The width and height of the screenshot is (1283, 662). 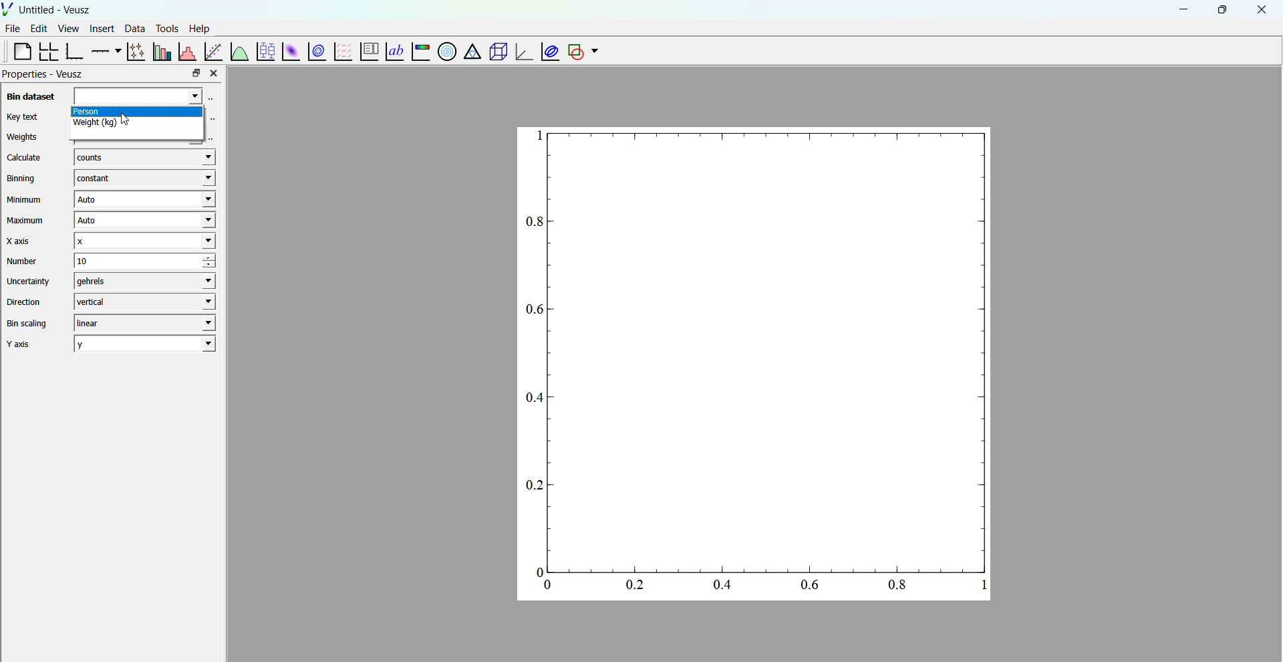 I want to click on plot 2d datasets as contour, so click(x=317, y=52).